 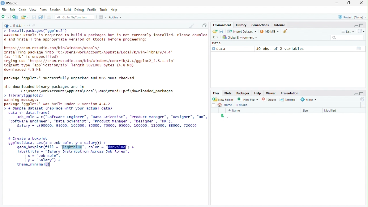 I want to click on View, so click(x=33, y=9).